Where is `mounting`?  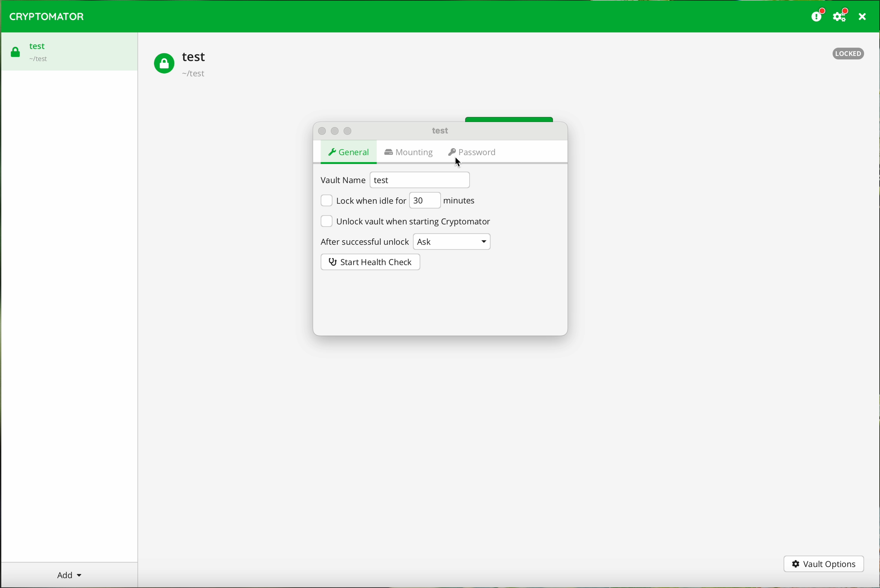
mounting is located at coordinates (411, 153).